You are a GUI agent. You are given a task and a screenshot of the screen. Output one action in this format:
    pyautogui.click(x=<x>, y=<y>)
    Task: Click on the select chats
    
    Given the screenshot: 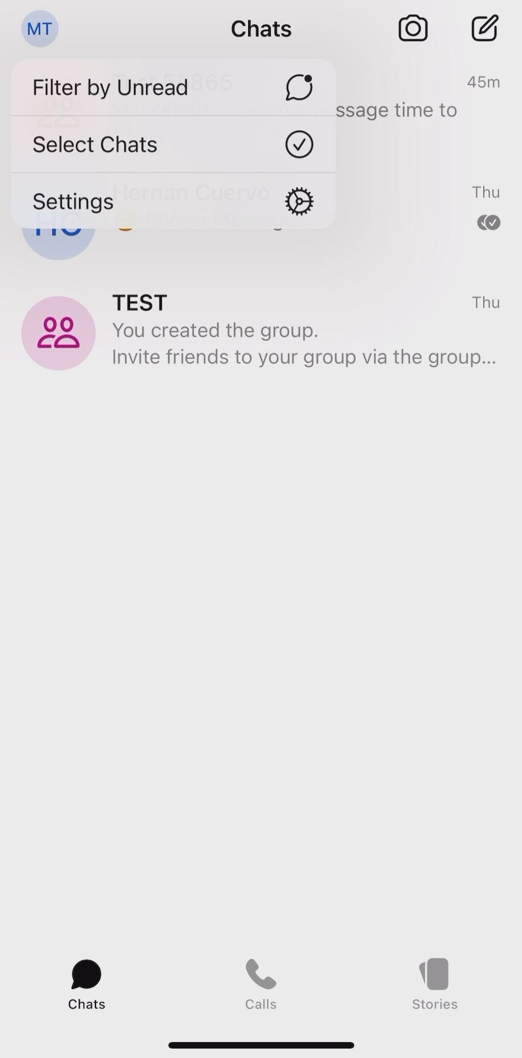 What is the action you would take?
    pyautogui.click(x=173, y=142)
    